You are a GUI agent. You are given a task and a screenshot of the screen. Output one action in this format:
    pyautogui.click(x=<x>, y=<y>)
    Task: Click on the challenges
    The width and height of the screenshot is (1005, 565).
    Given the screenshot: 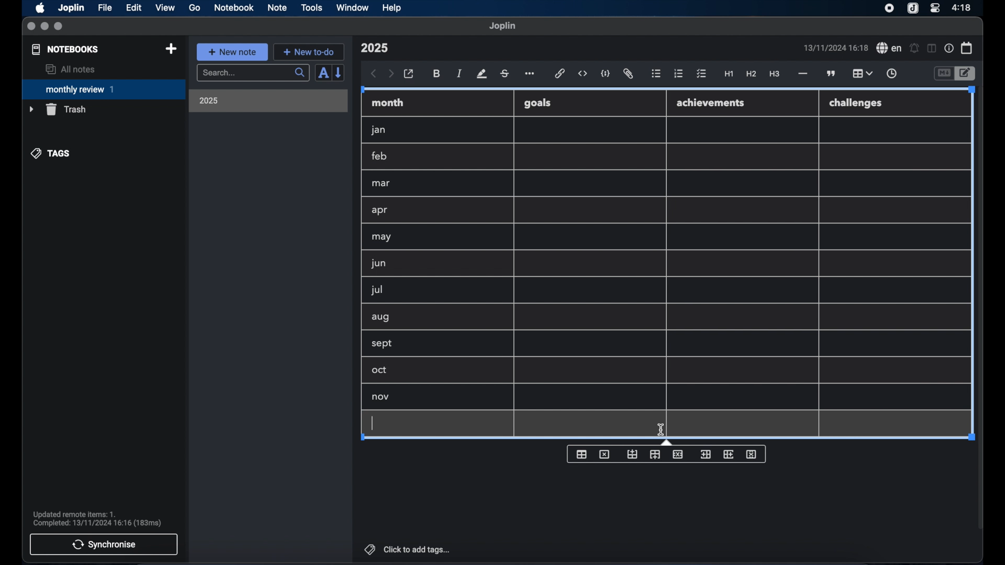 What is the action you would take?
    pyautogui.click(x=860, y=104)
    